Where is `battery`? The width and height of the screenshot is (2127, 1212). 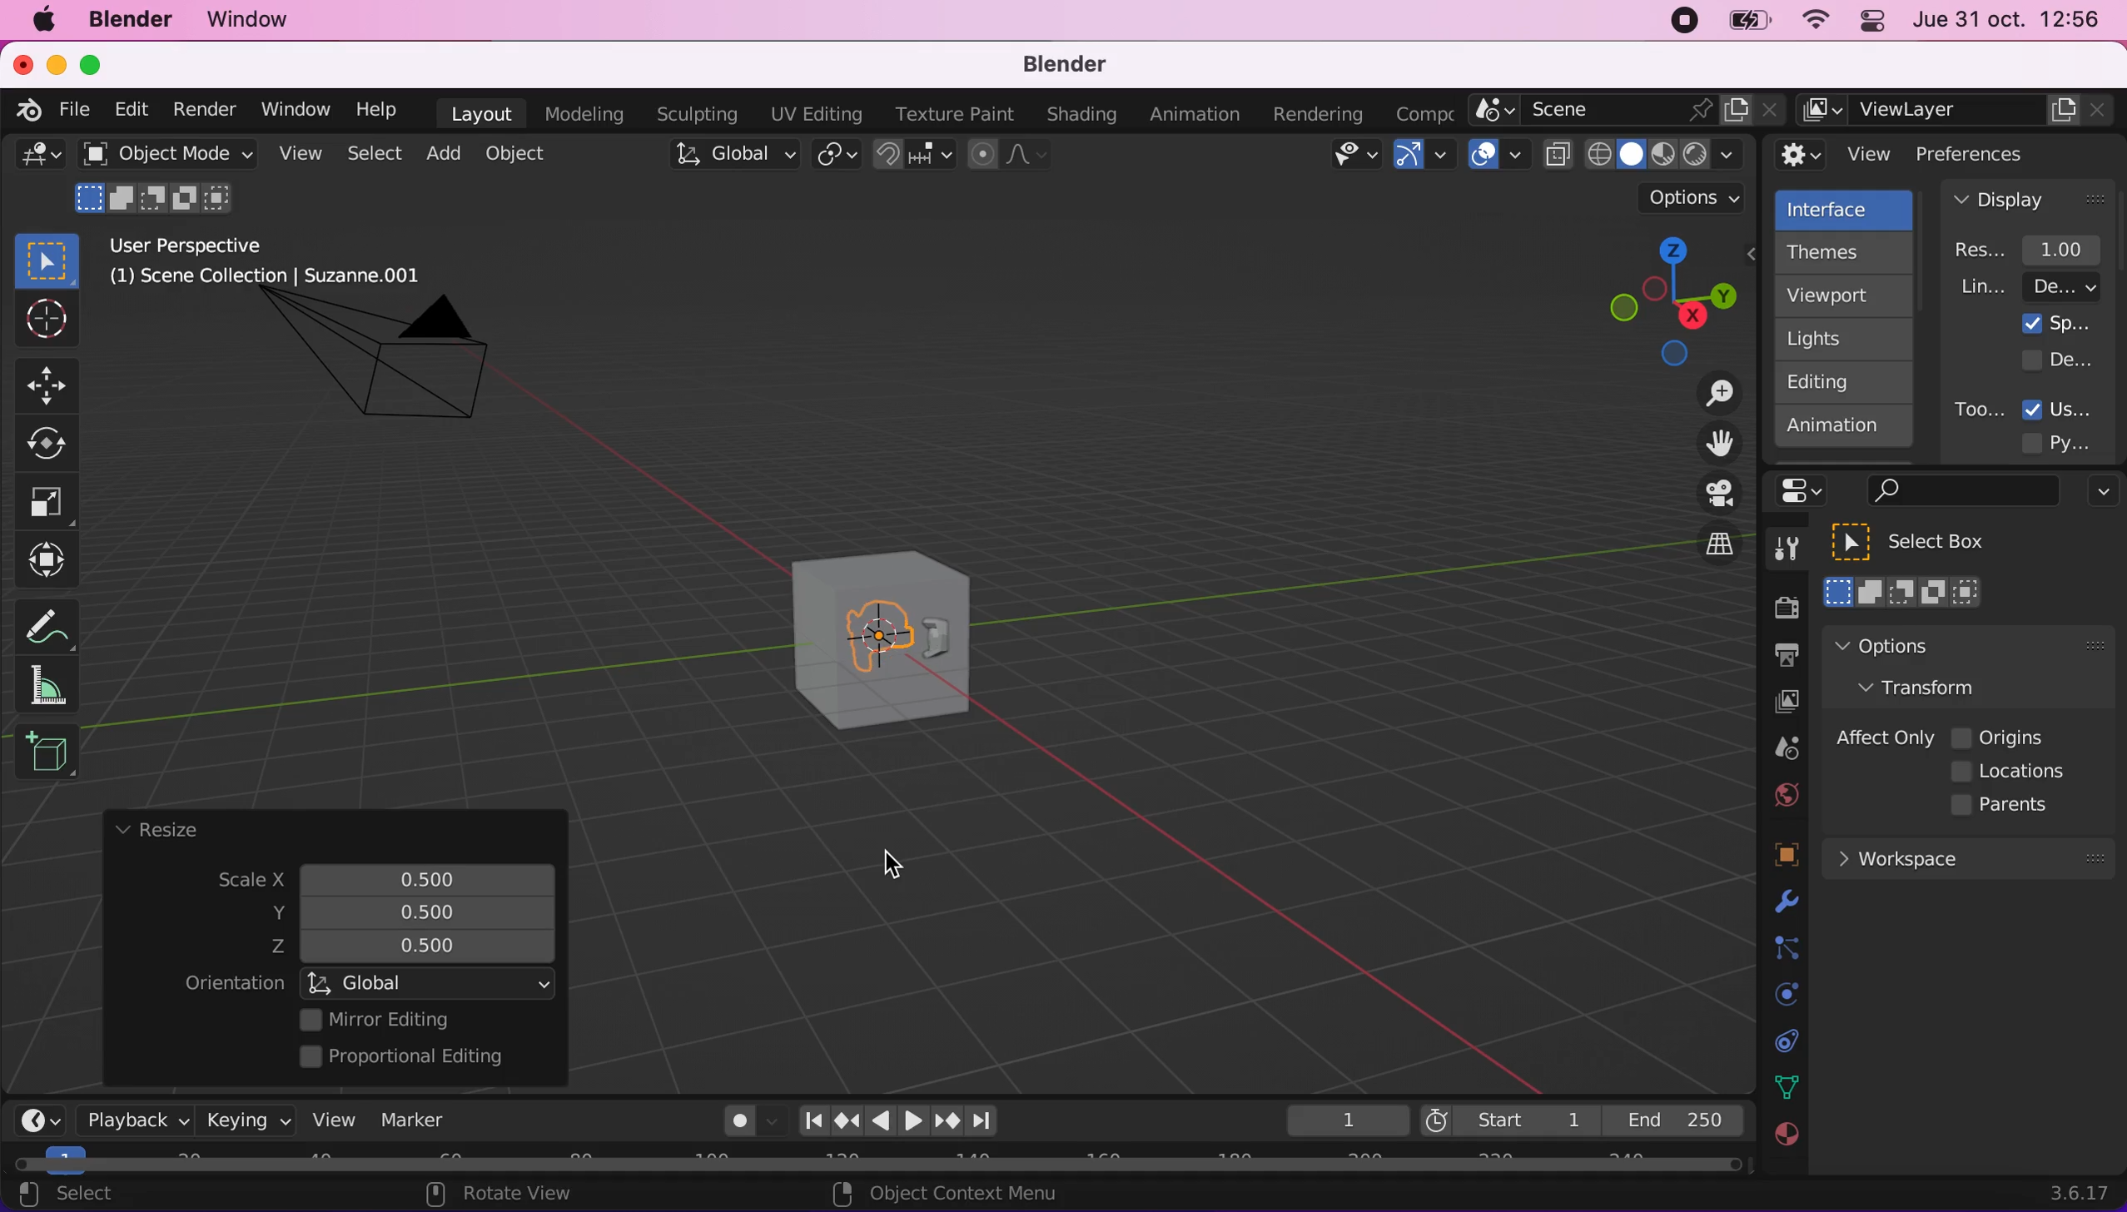
battery is located at coordinates (1743, 25).